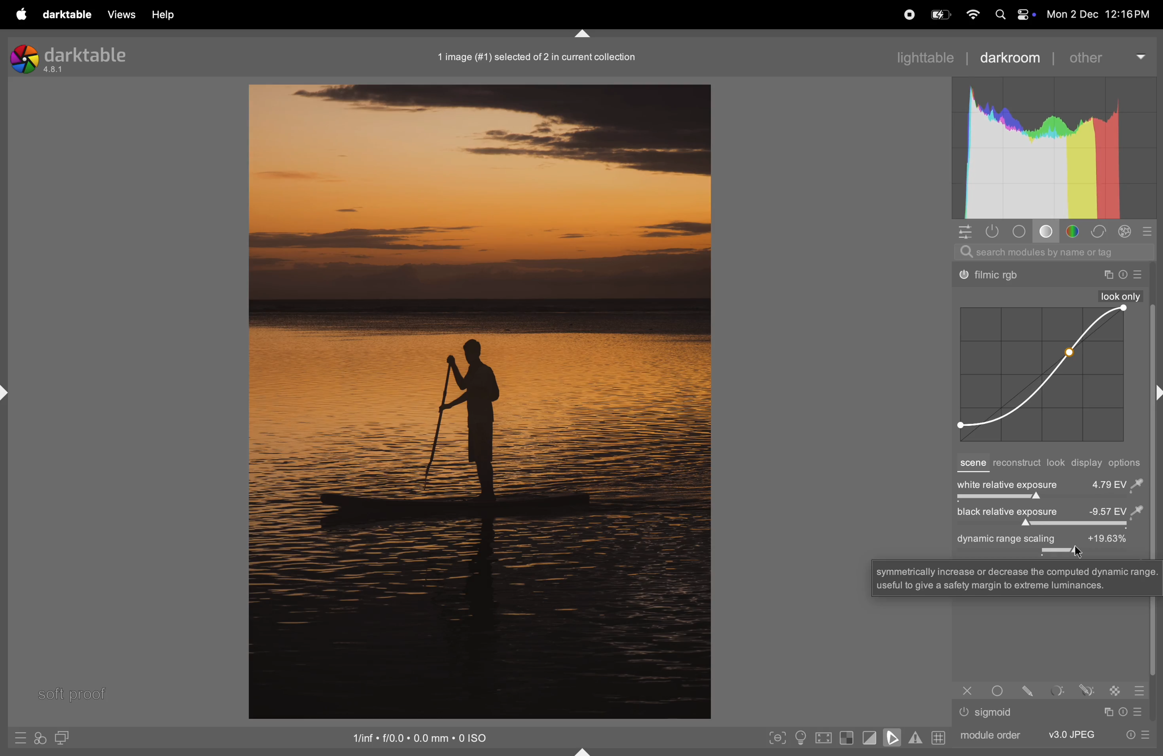 The width and height of the screenshot is (1163, 756). What do you see at coordinates (906, 14) in the screenshot?
I see `record` at bounding box center [906, 14].